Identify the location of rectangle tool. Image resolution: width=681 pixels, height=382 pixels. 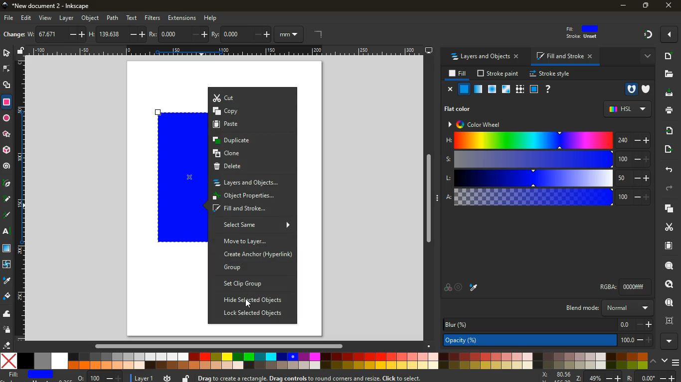
(7, 103).